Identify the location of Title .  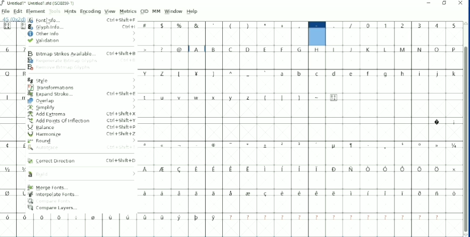
(39, 3).